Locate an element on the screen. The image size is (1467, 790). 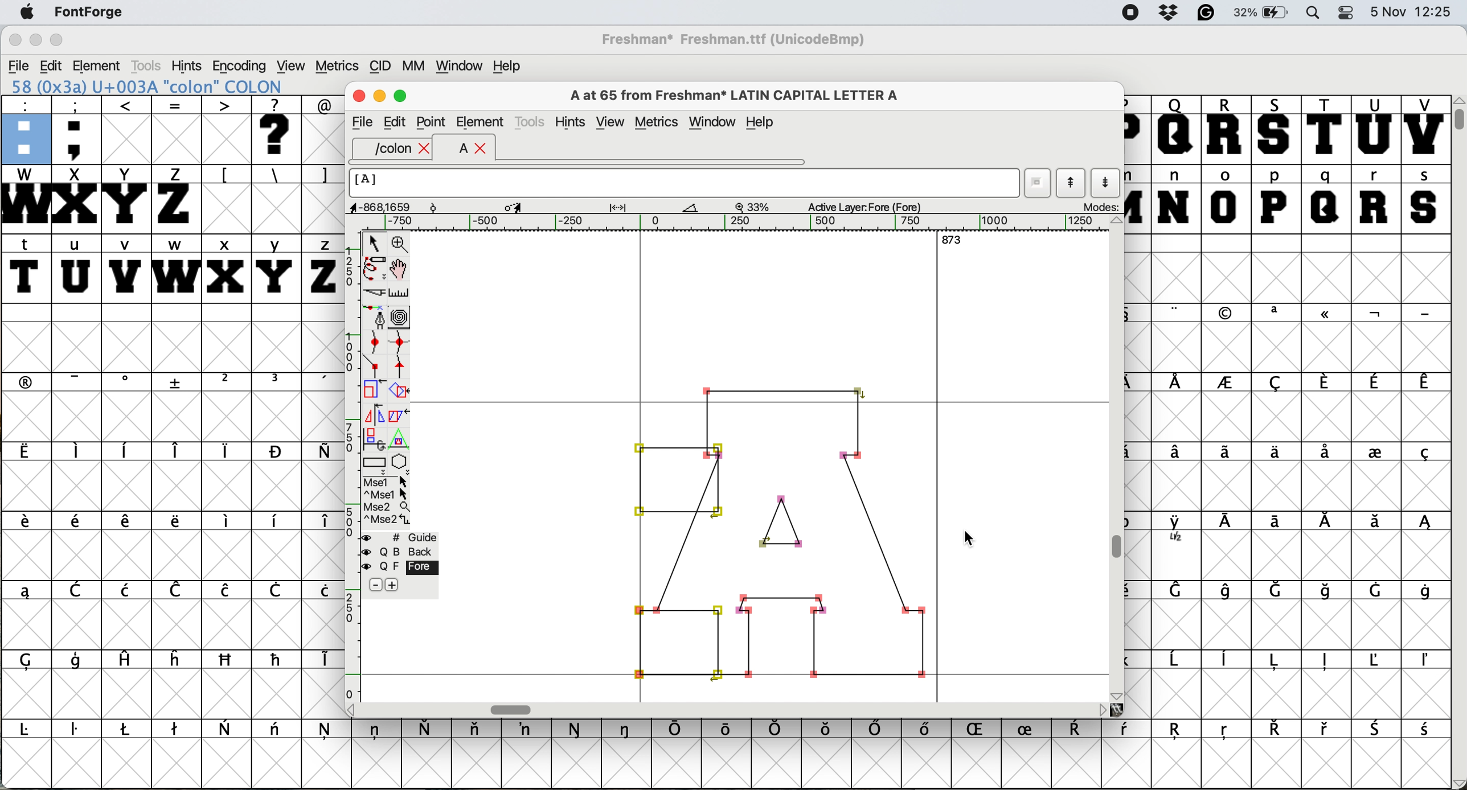
add a comer point is located at coordinates (372, 367).